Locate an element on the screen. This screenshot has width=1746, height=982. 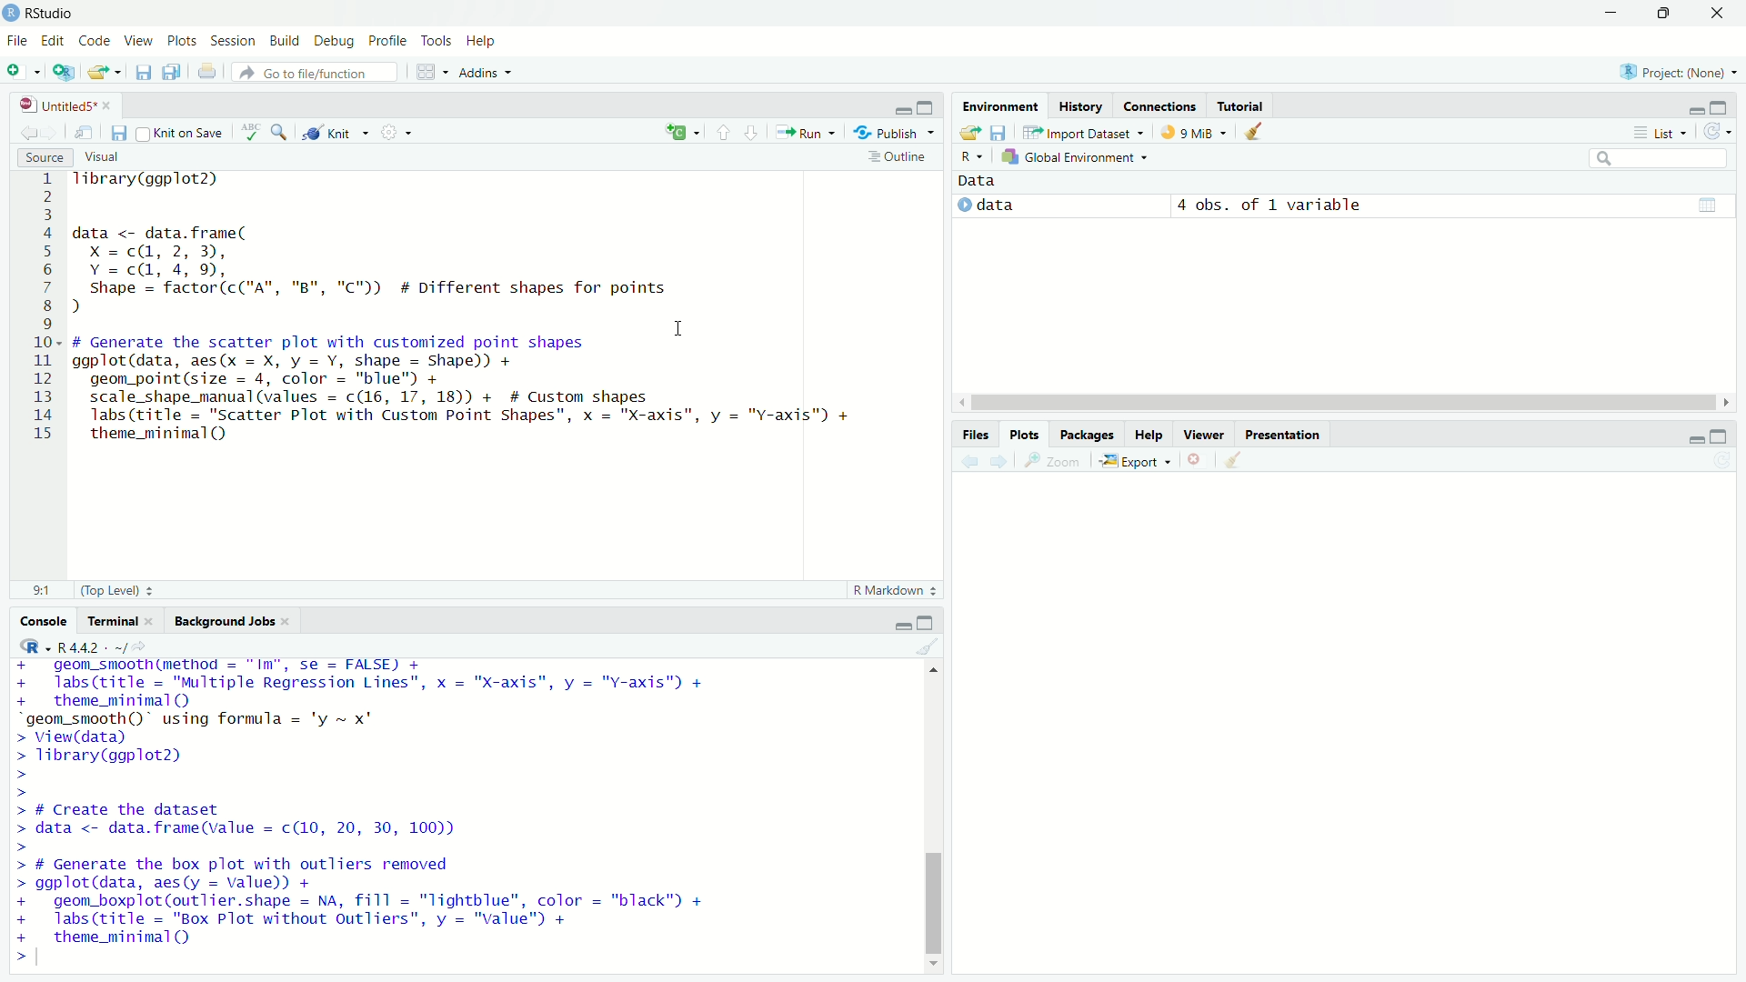
grid view is located at coordinates (1708, 205).